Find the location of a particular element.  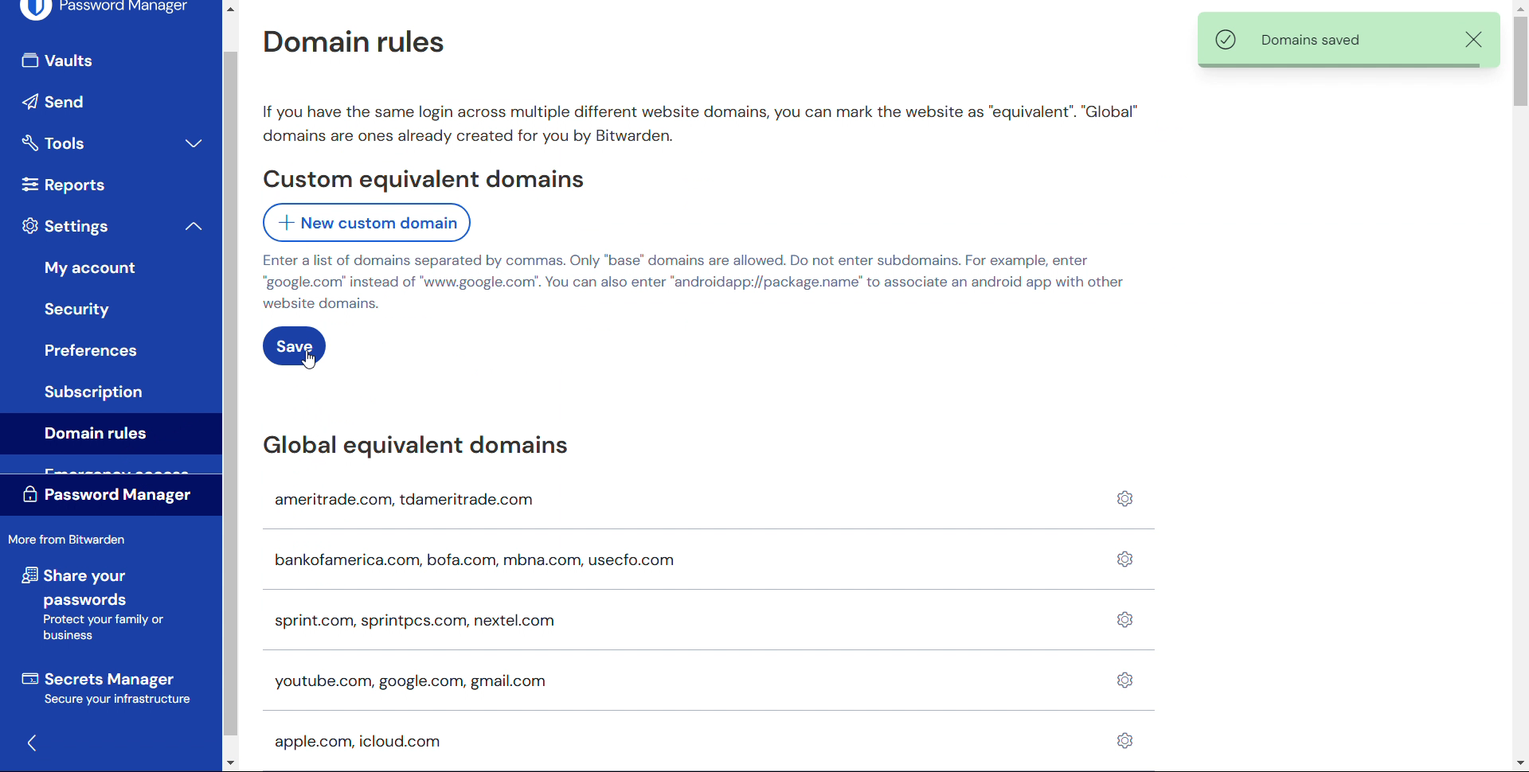

Scroll bar  is located at coordinates (231, 396).